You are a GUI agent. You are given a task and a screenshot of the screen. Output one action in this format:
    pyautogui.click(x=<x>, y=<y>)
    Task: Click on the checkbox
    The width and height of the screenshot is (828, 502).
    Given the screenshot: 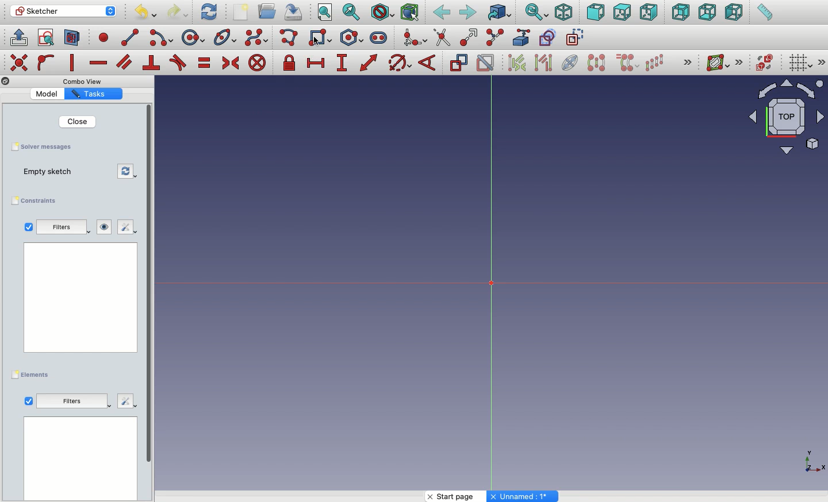 What is the action you would take?
    pyautogui.click(x=28, y=227)
    